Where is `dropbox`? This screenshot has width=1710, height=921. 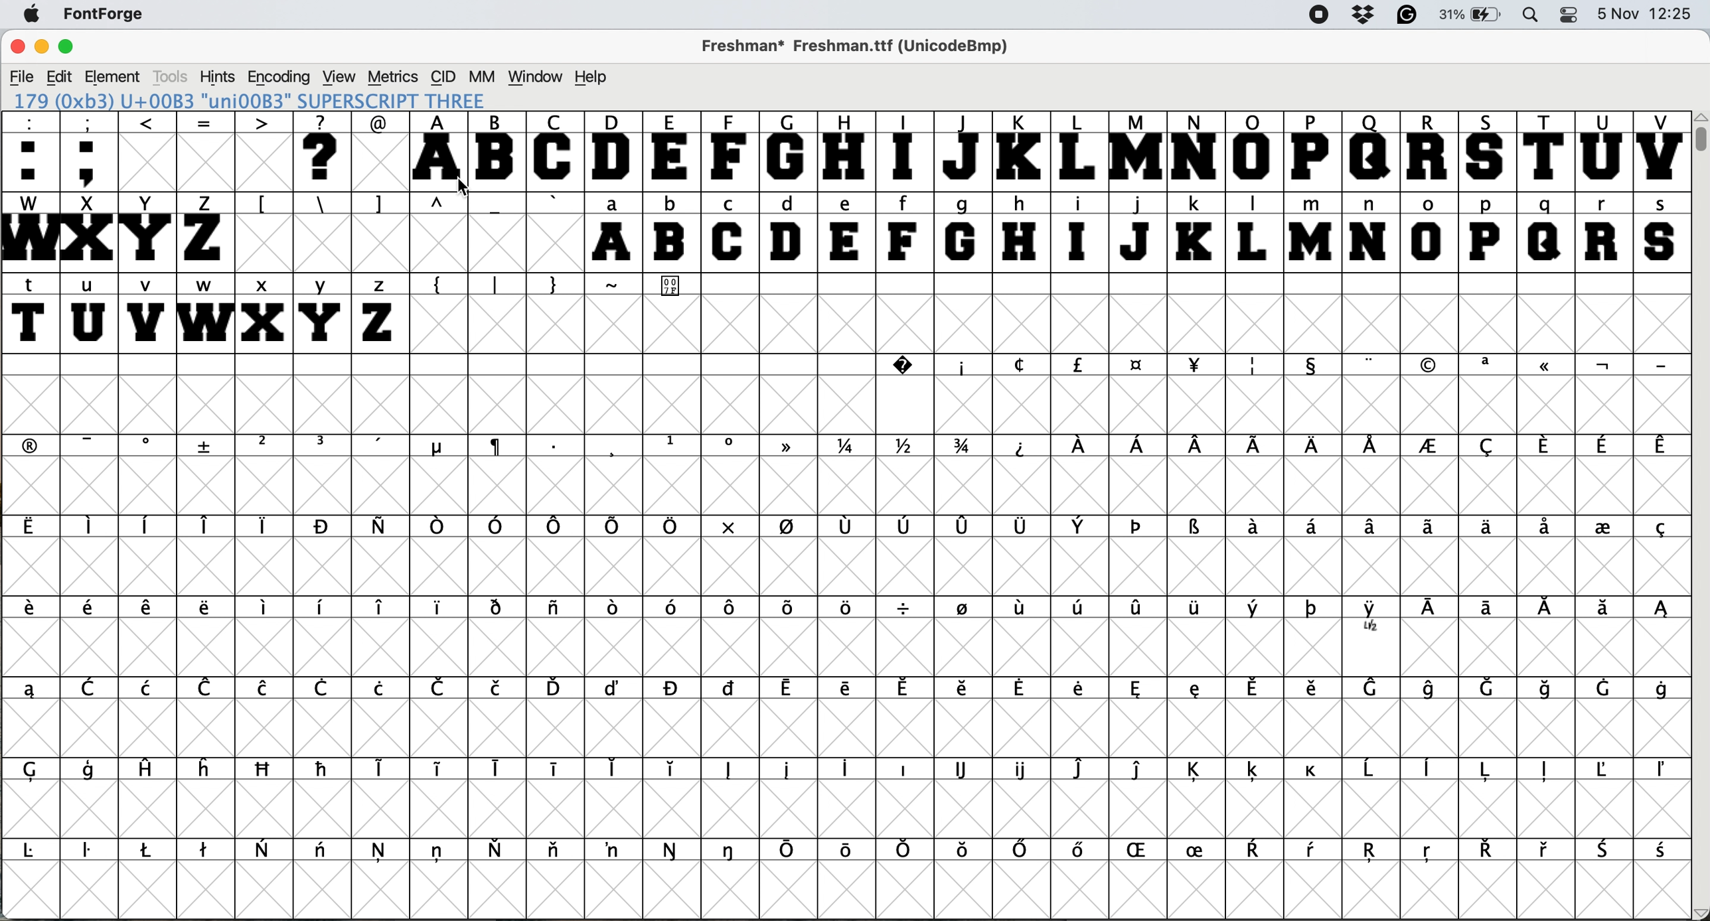 dropbox is located at coordinates (1361, 15).